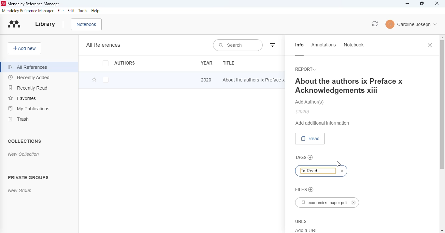  I want to click on logo, so click(14, 24).